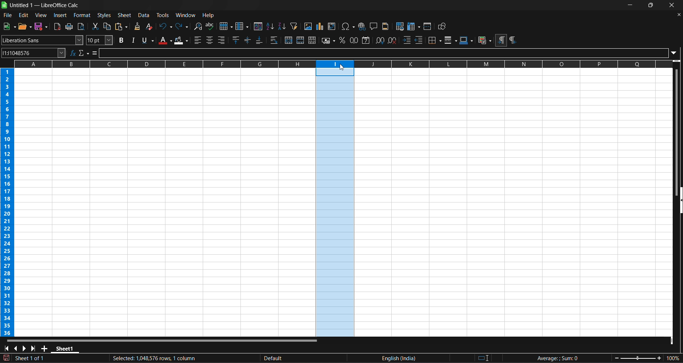 The width and height of the screenshot is (683, 363). Describe the element at coordinates (125, 359) in the screenshot. I see `Document has been modified. CLick to save the document.` at that location.